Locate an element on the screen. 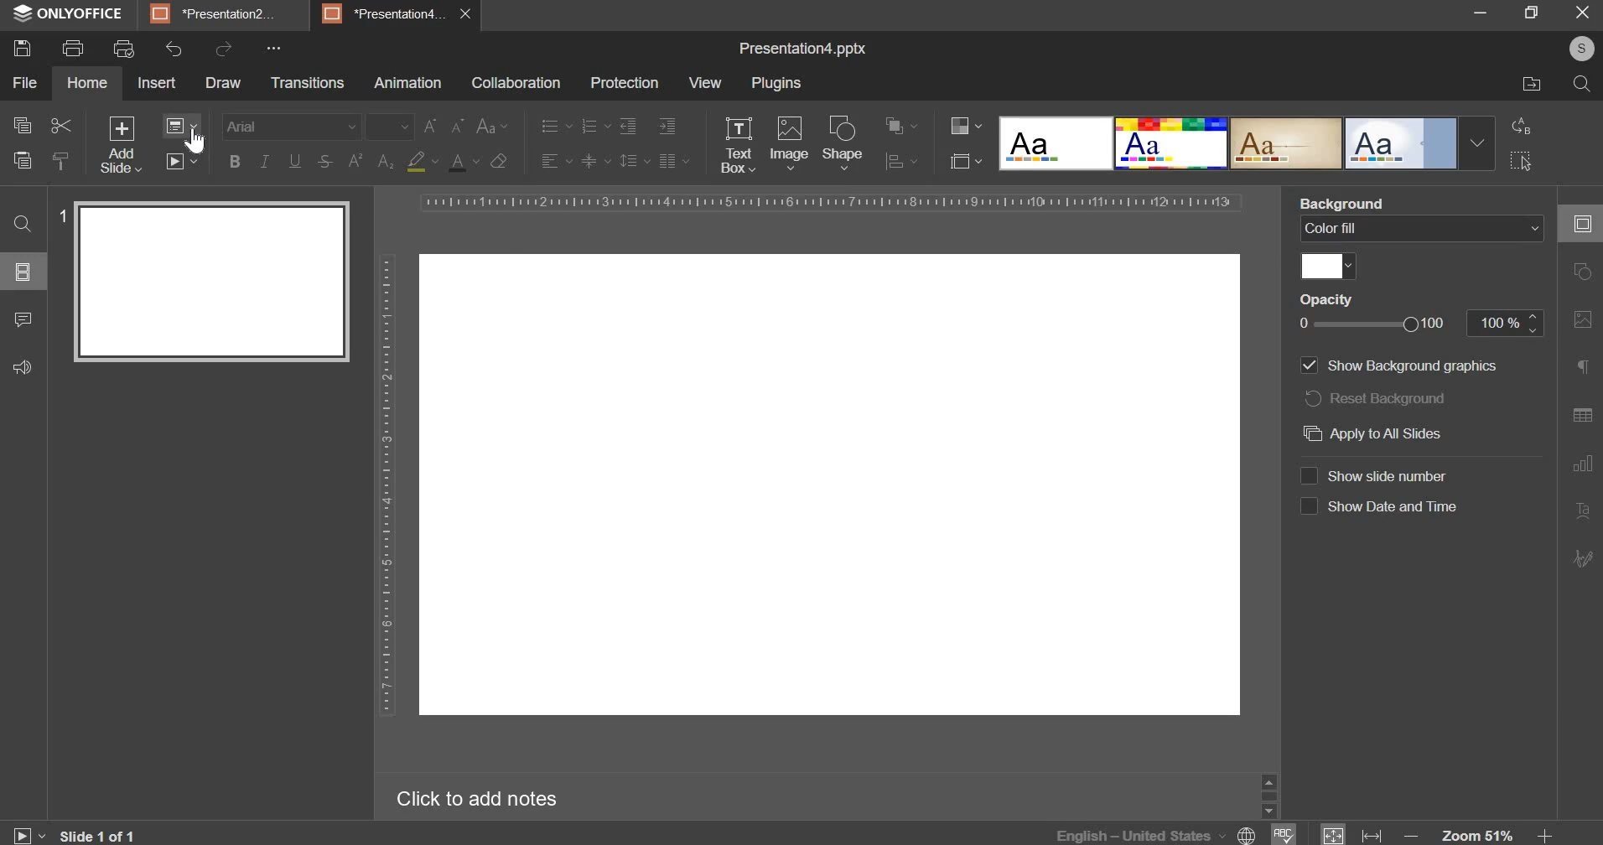 Image resolution: width=1603 pixels, height=845 pixels. image setting is located at coordinates (1580, 319).